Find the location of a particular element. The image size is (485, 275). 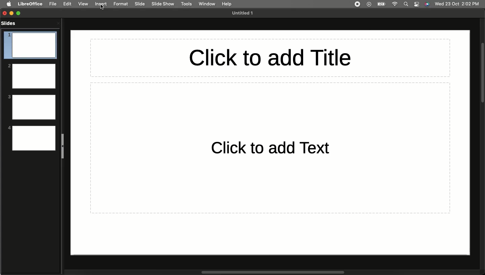

Search is located at coordinates (406, 4).